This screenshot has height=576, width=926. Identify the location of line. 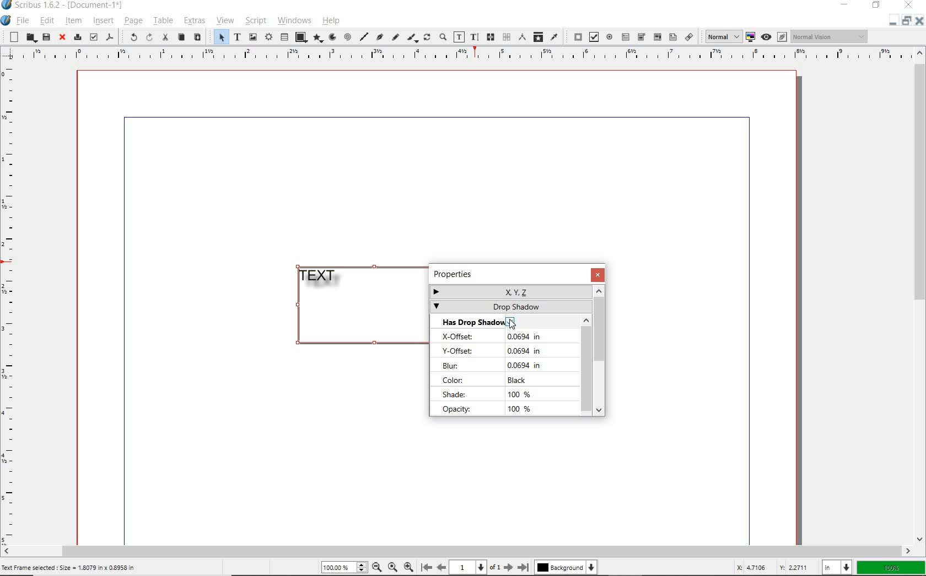
(364, 36).